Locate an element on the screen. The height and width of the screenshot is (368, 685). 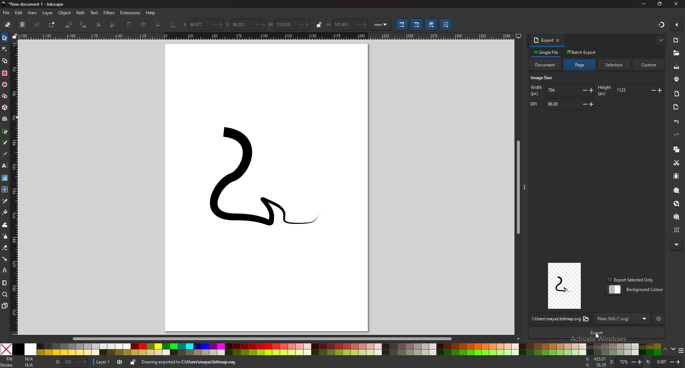
format is located at coordinates (624, 319).